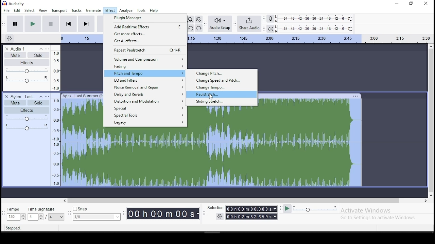 The width and height of the screenshot is (435, 244). What do you see at coordinates (145, 59) in the screenshot?
I see `volume and compression` at bounding box center [145, 59].